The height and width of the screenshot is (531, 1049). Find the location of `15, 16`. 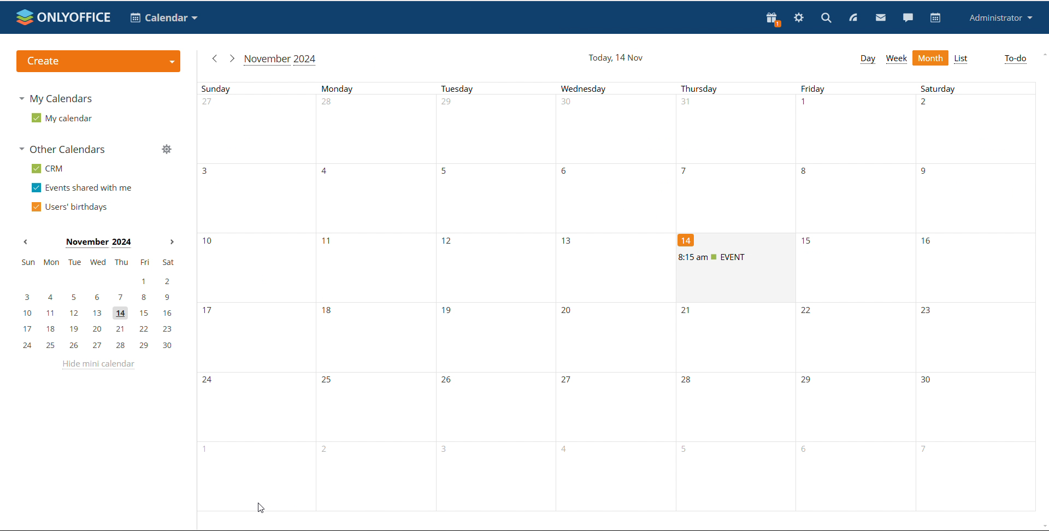

15, 16 is located at coordinates (924, 267).